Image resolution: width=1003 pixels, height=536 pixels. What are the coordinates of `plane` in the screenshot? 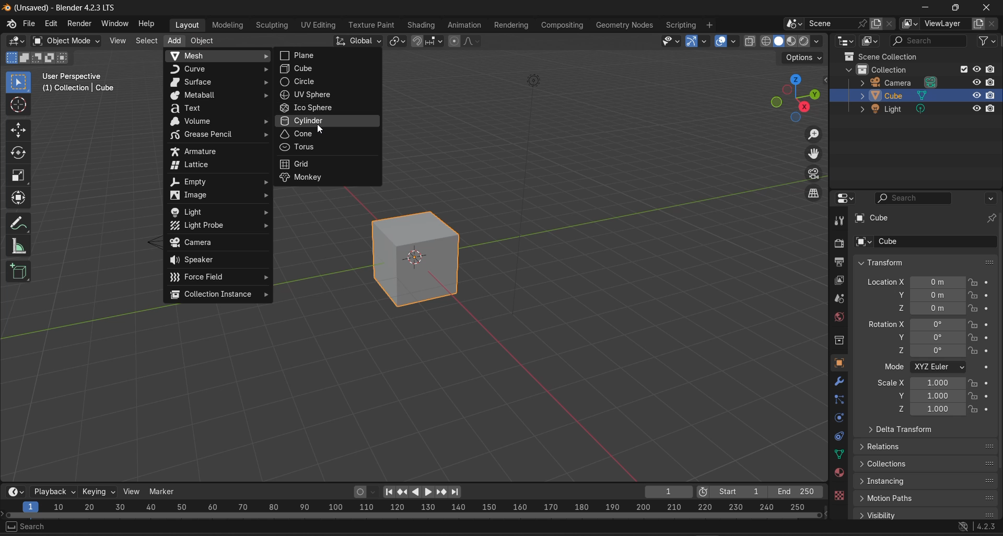 It's located at (328, 55).